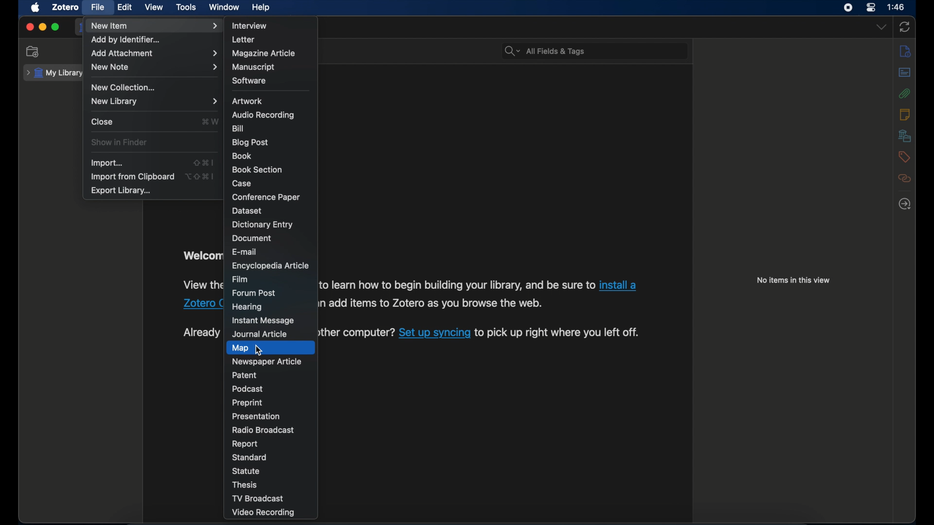  Describe the element at coordinates (199, 254) in the screenshot. I see `Welcome` at that location.